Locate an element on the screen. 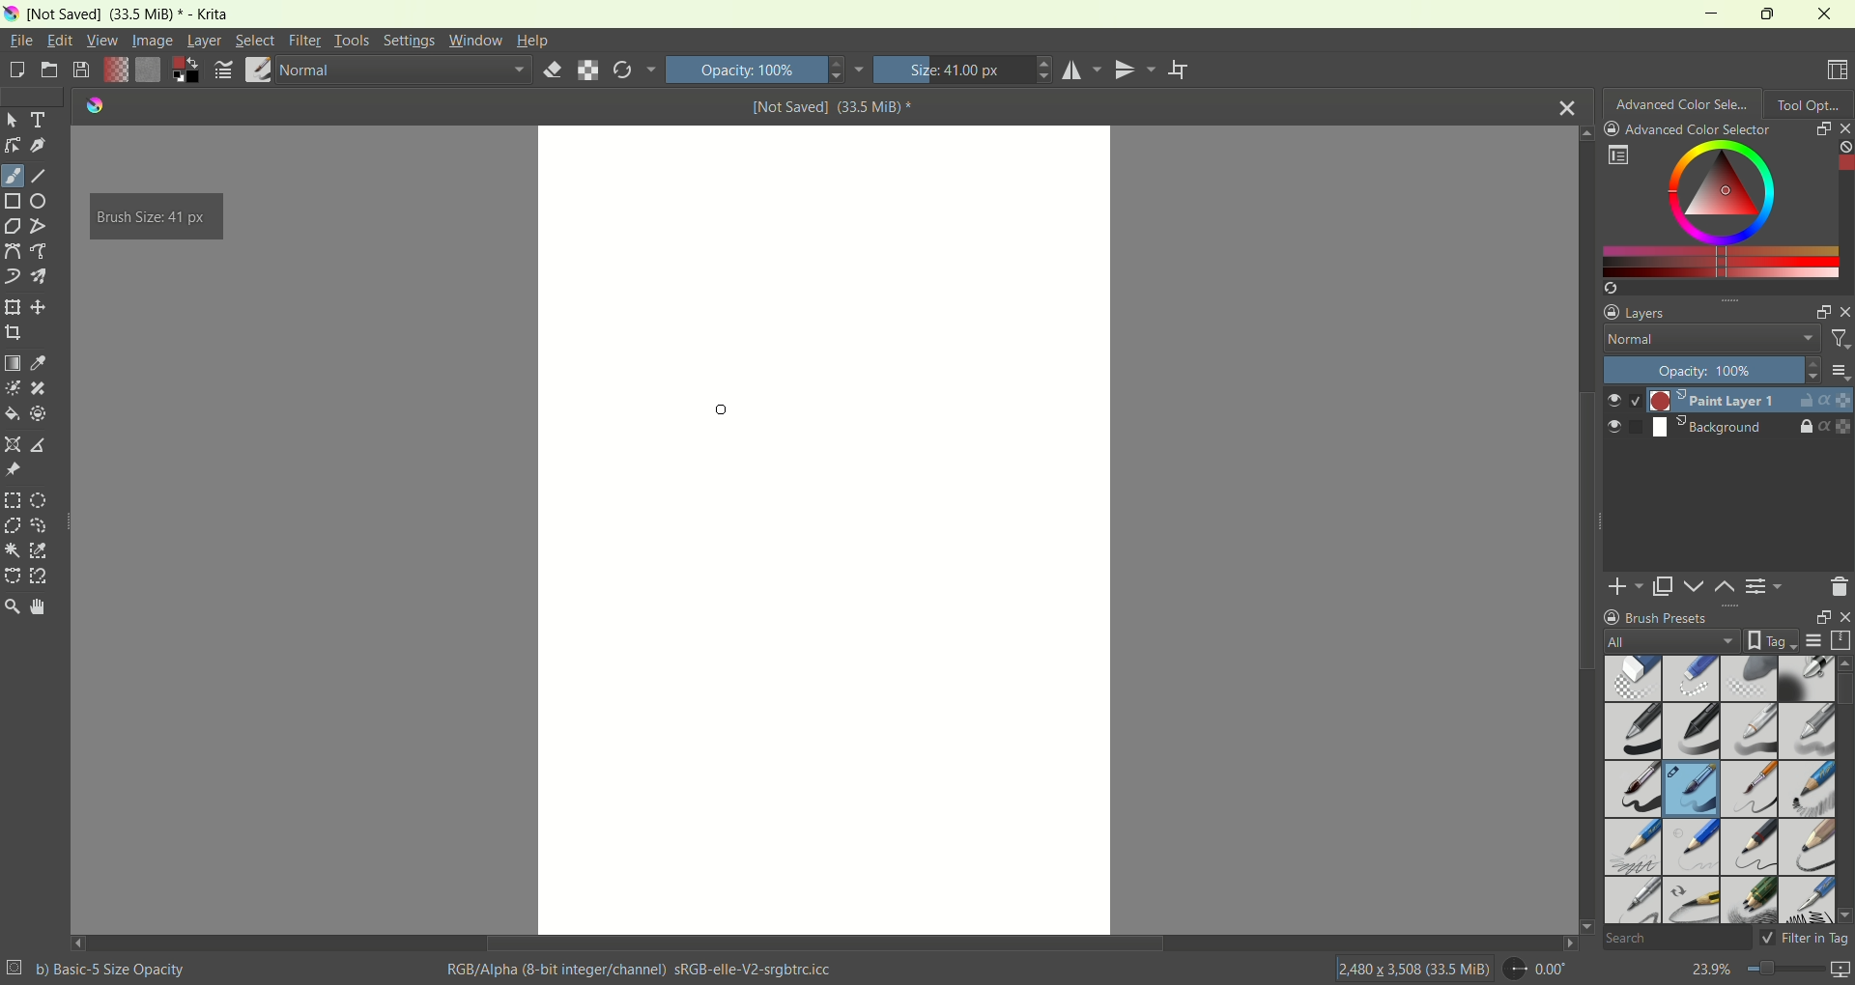 Image resolution: width=1855 pixels, height=985 pixels. basic 2 is located at coordinates (1694, 731).